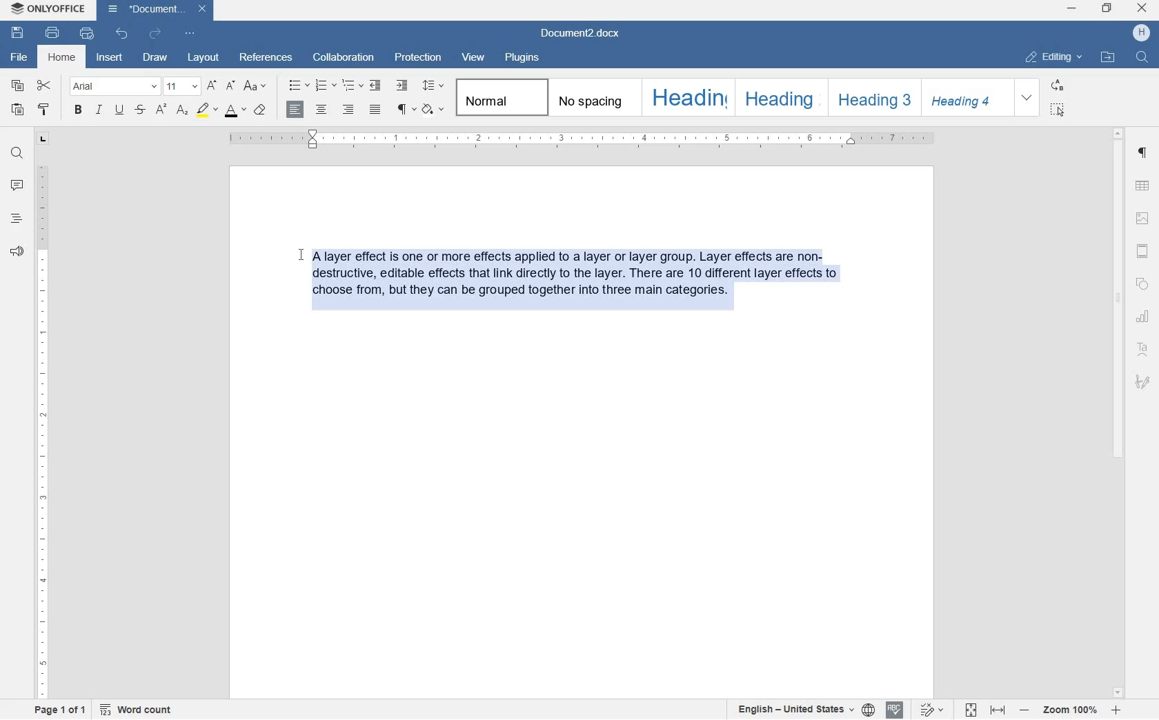  Describe the element at coordinates (190, 34) in the screenshot. I see `customize quick access toolbar` at that location.